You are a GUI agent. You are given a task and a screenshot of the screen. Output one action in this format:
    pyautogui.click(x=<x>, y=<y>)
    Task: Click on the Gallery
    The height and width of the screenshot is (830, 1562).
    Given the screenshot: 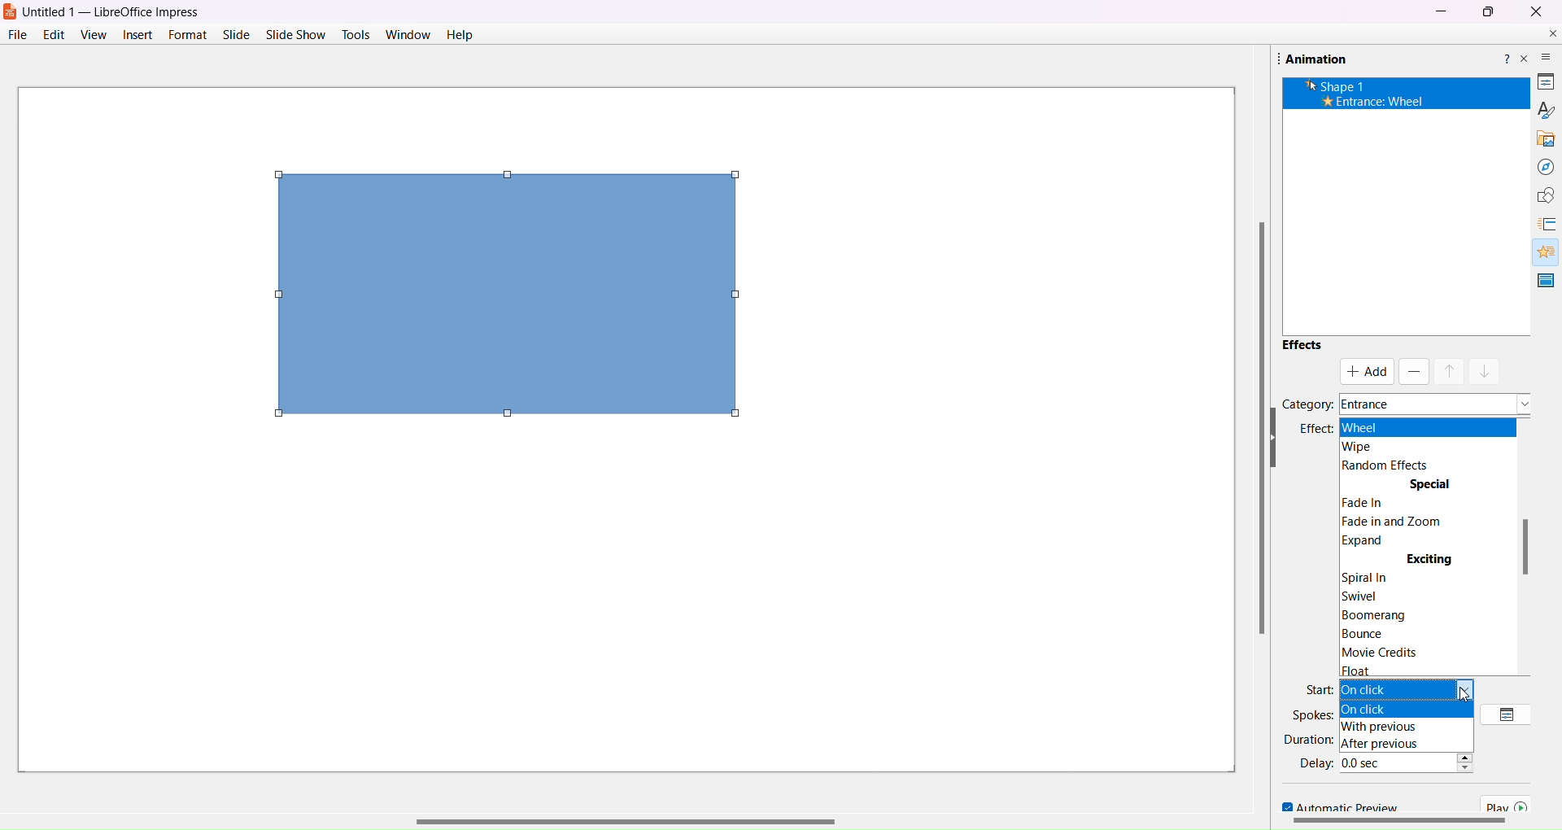 What is the action you would take?
    pyautogui.click(x=1540, y=135)
    